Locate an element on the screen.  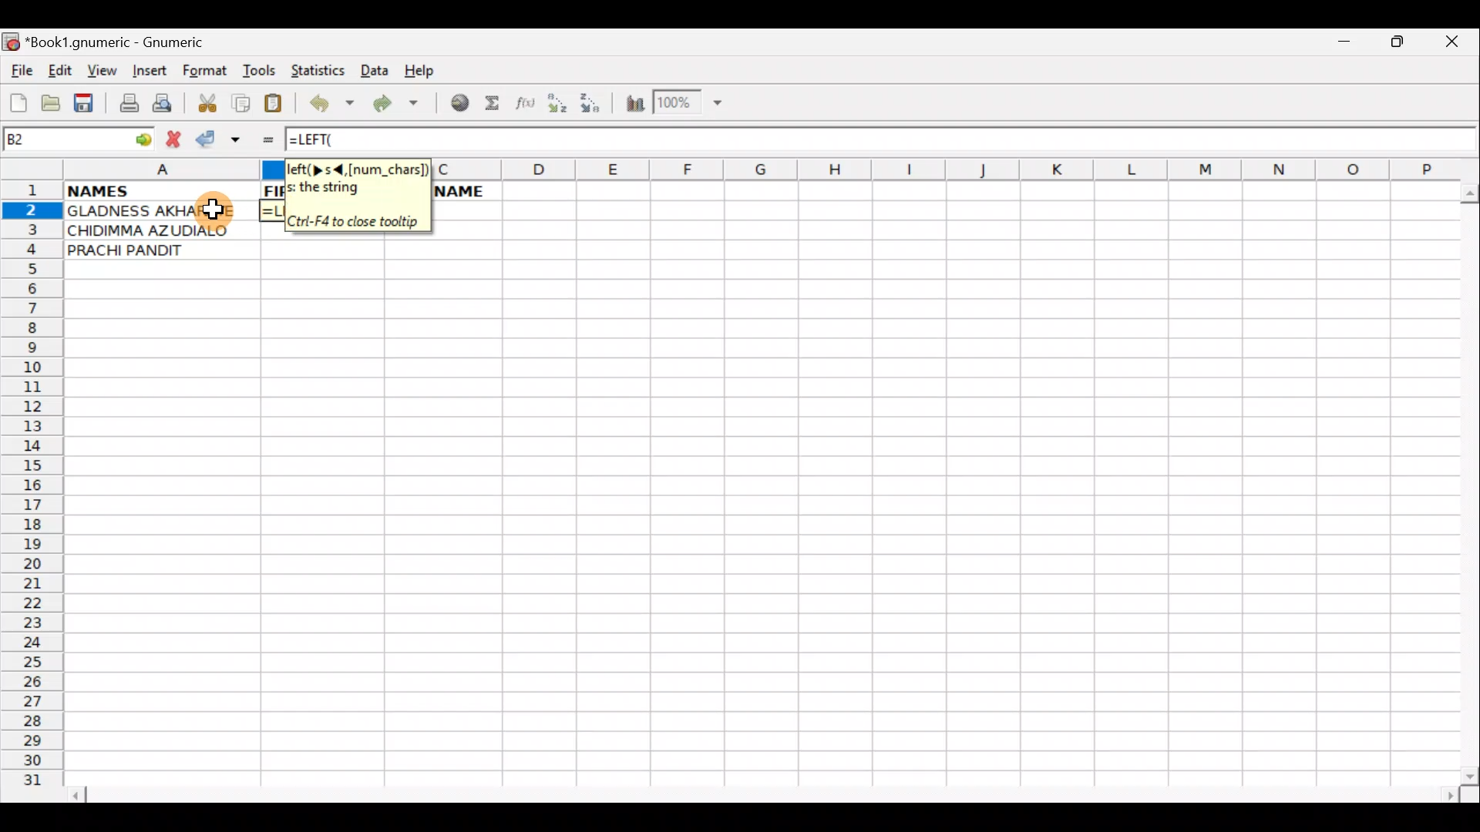
Maximize is located at coordinates (1400, 45).